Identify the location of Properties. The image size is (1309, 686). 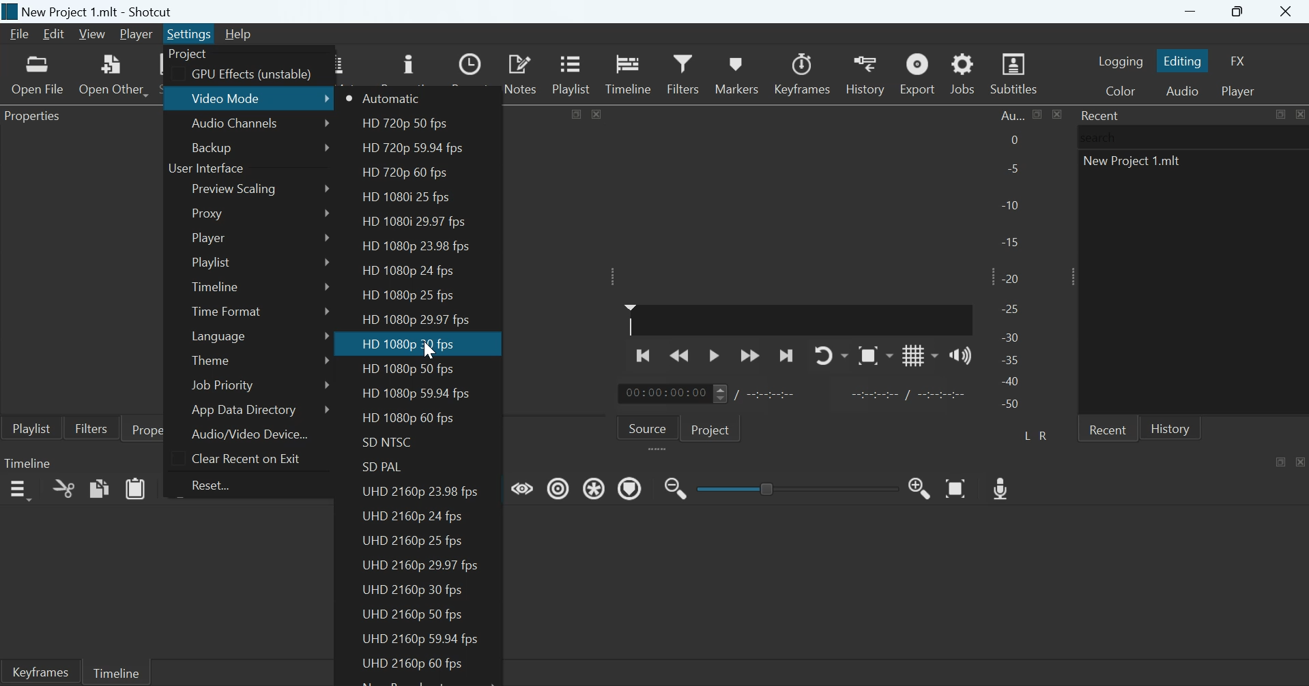
(160, 428).